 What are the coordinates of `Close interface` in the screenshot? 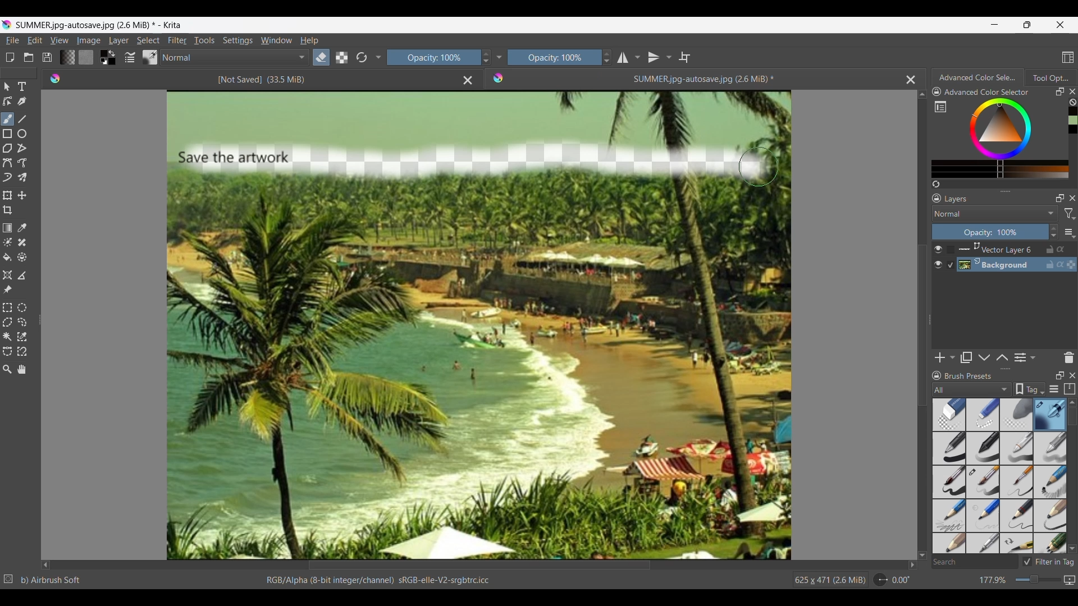 It's located at (1060, 25).